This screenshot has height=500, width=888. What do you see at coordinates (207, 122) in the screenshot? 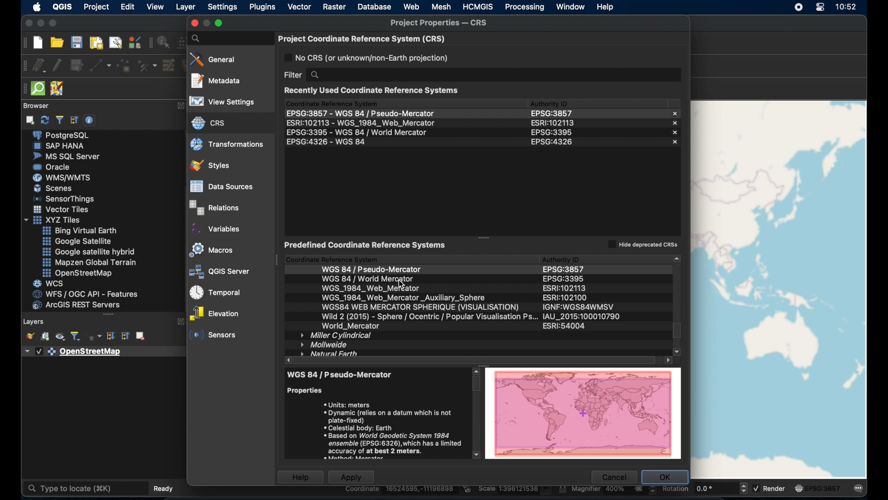
I see `crs` at bounding box center [207, 122].